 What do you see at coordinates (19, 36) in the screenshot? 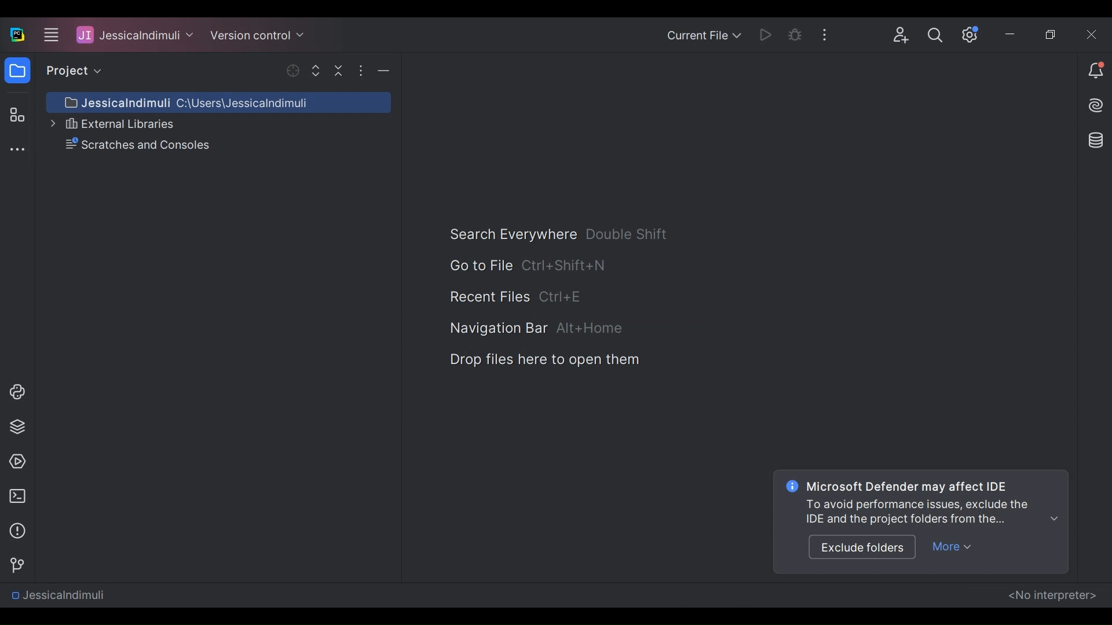
I see `PyCharm Desktop Icon` at bounding box center [19, 36].